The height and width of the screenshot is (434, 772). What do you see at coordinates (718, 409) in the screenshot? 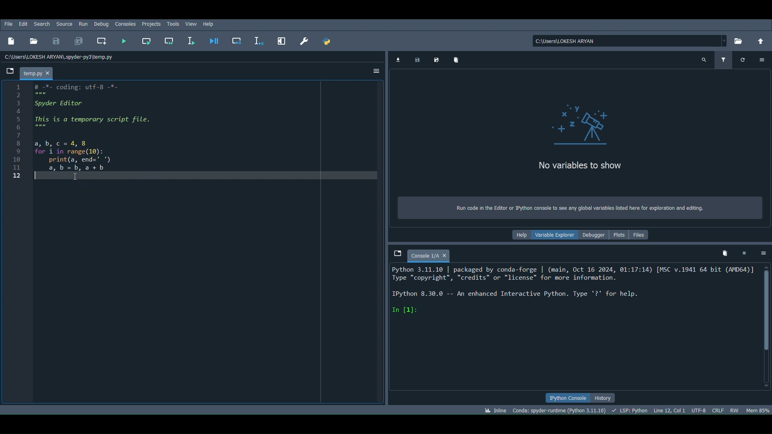
I see `File EOL Status` at bounding box center [718, 409].